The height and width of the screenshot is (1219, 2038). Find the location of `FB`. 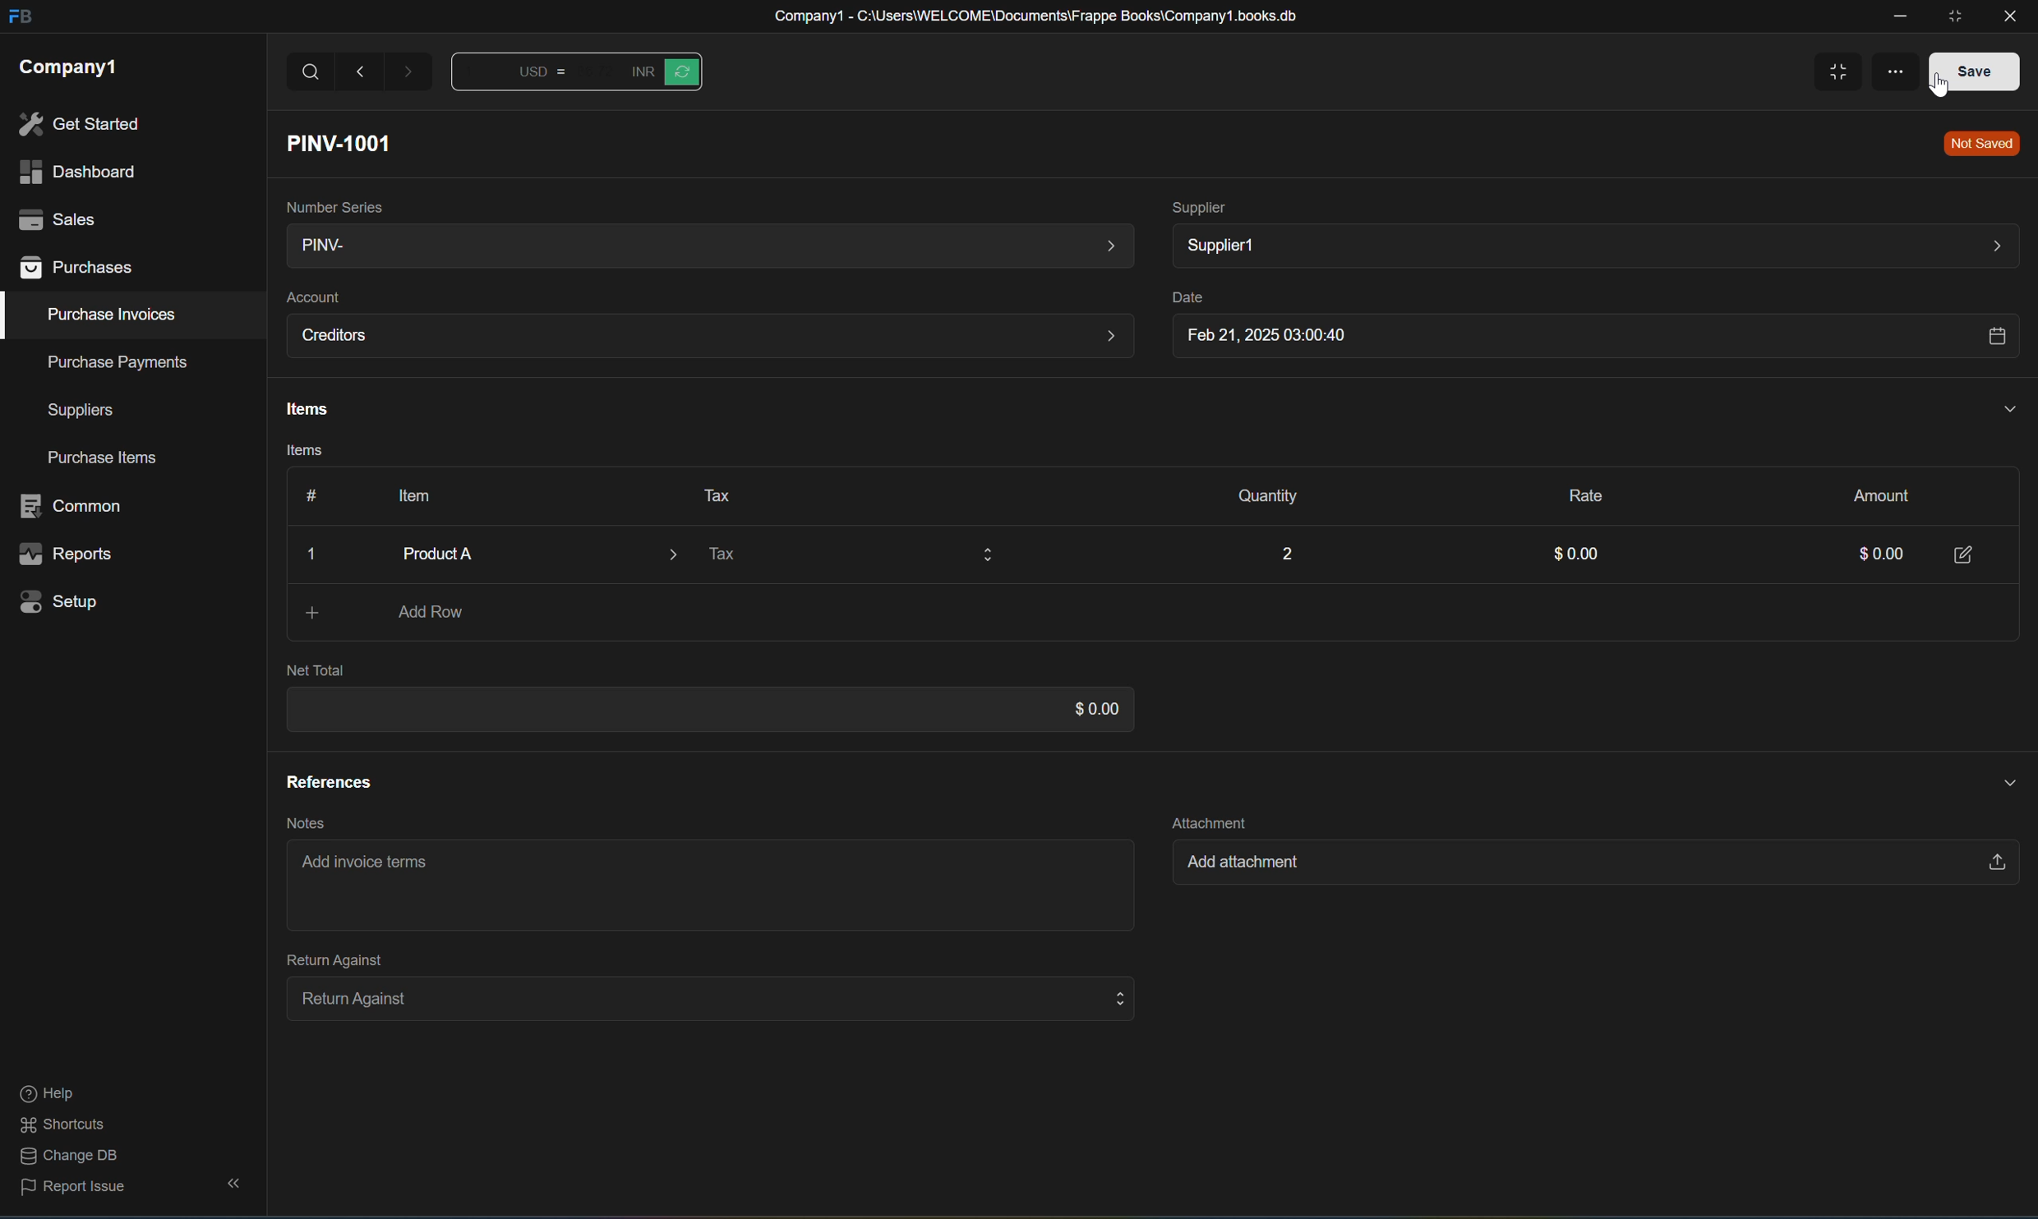

FB is located at coordinates (19, 18).